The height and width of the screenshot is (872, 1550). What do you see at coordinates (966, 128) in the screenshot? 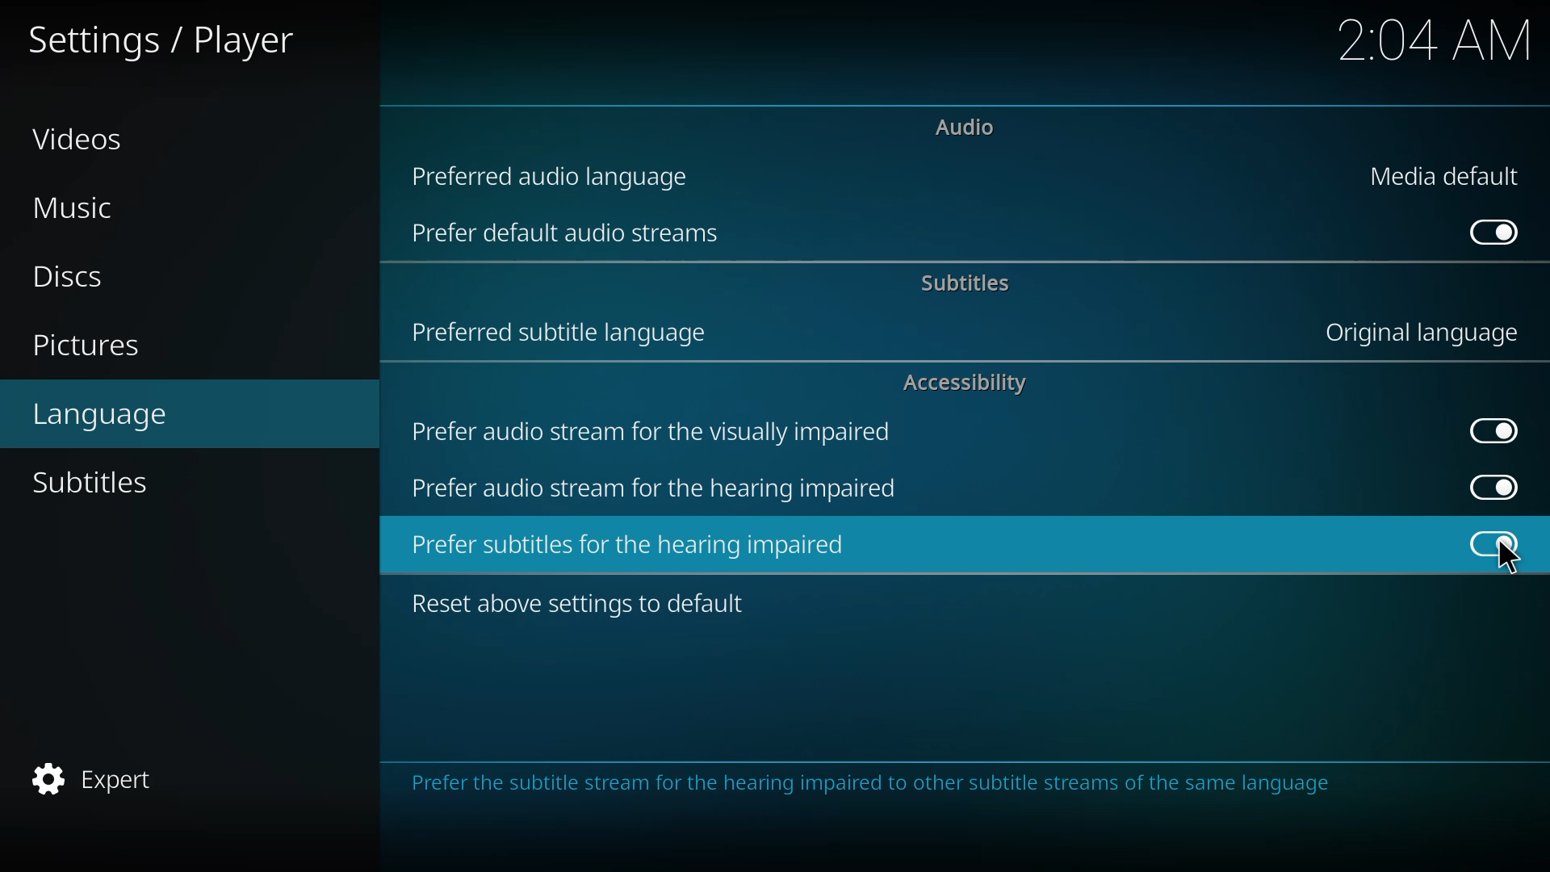
I see `audio` at bounding box center [966, 128].